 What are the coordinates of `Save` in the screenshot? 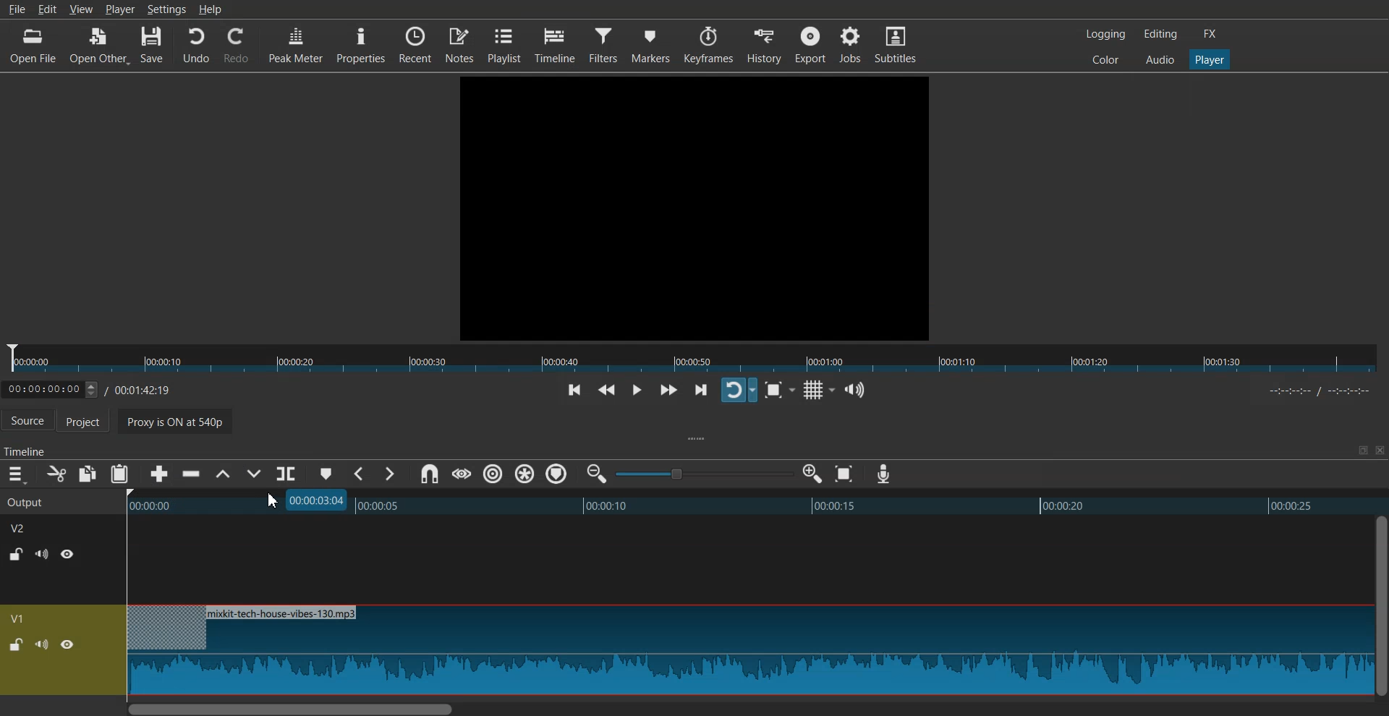 It's located at (153, 46).